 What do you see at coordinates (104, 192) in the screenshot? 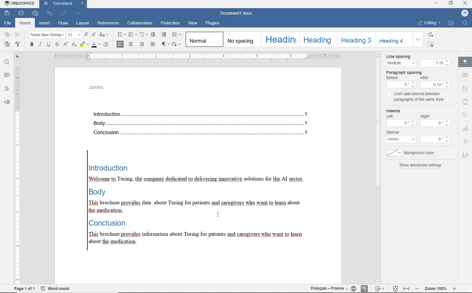
I see `Body` at bounding box center [104, 192].